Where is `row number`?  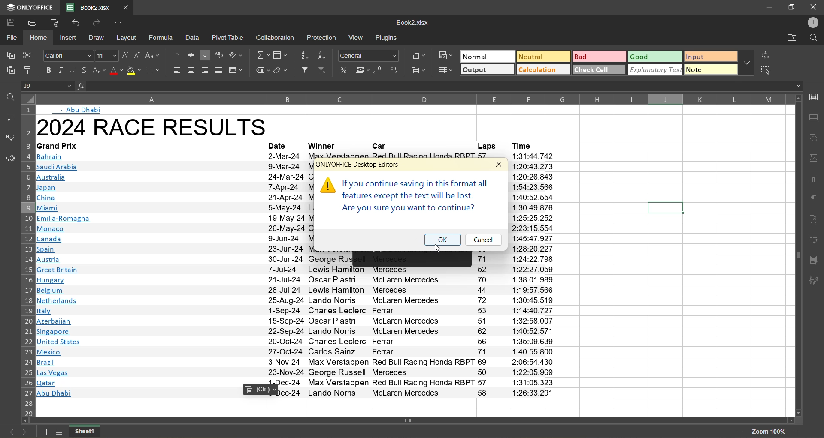
row number is located at coordinates (27, 260).